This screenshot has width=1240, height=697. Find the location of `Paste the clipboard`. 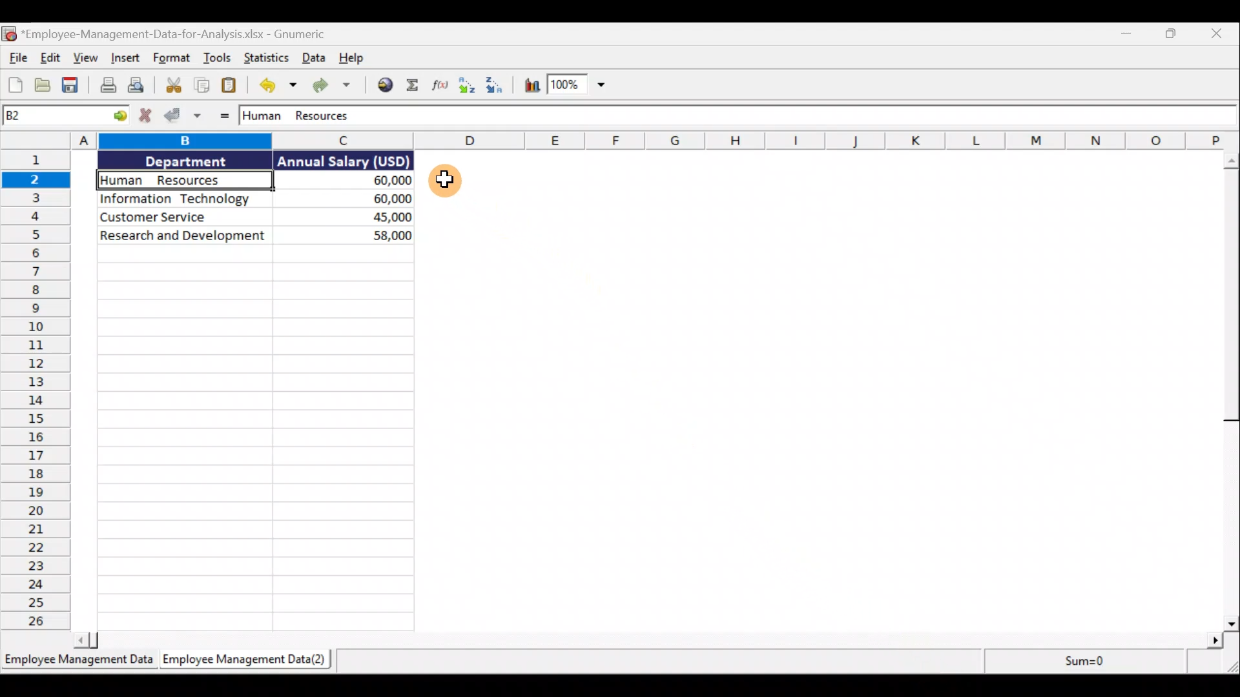

Paste the clipboard is located at coordinates (234, 86).